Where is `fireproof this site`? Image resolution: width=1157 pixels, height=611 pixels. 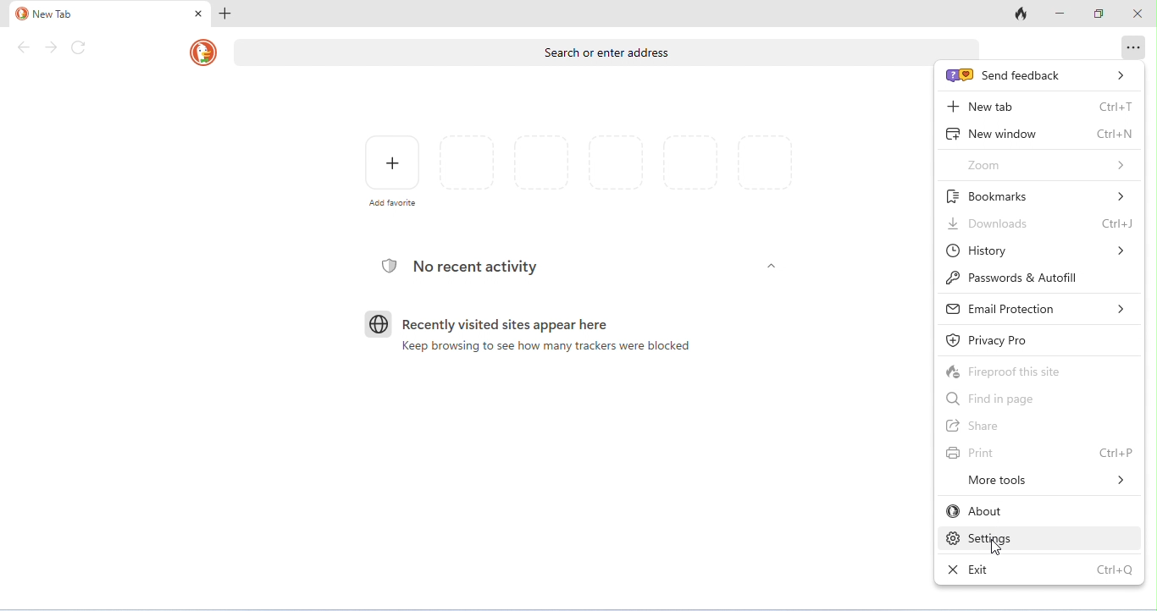 fireproof this site is located at coordinates (1040, 369).